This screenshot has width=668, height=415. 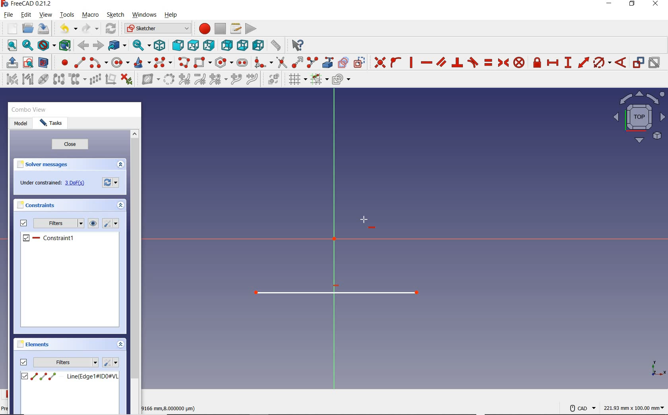 What do you see at coordinates (611, 4) in the screenshot?
I see `MINIMIZE` at bounding box center [611, 4].